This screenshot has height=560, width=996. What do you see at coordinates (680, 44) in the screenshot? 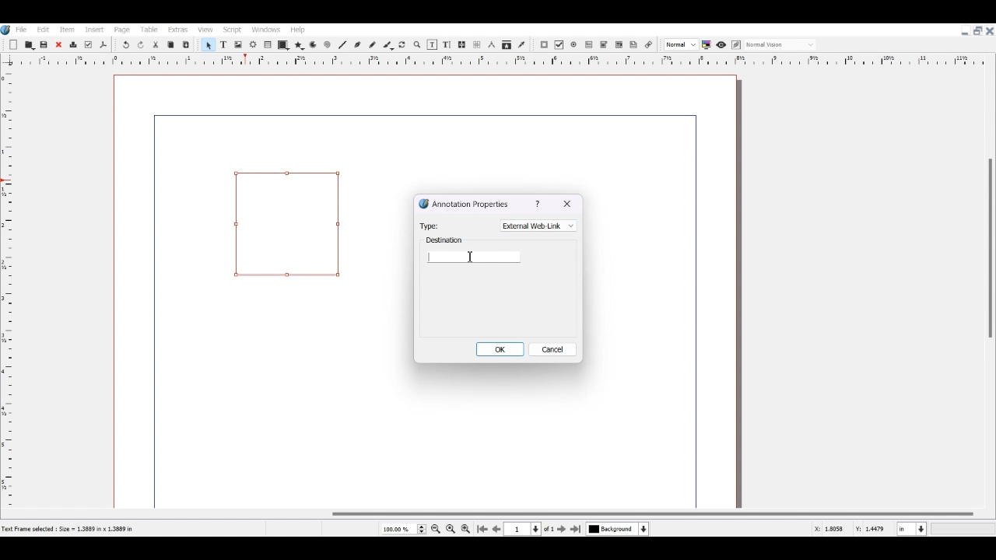
I see `Select the image preview quality` at bounding box center [680, 44].